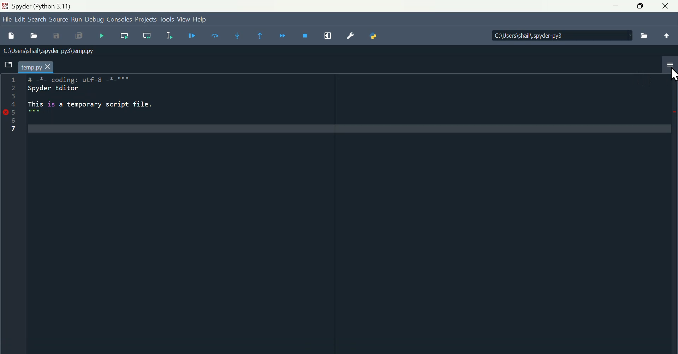  Describe the element at coordinates (644, 36) in the screenshot. I see `File` at that location.